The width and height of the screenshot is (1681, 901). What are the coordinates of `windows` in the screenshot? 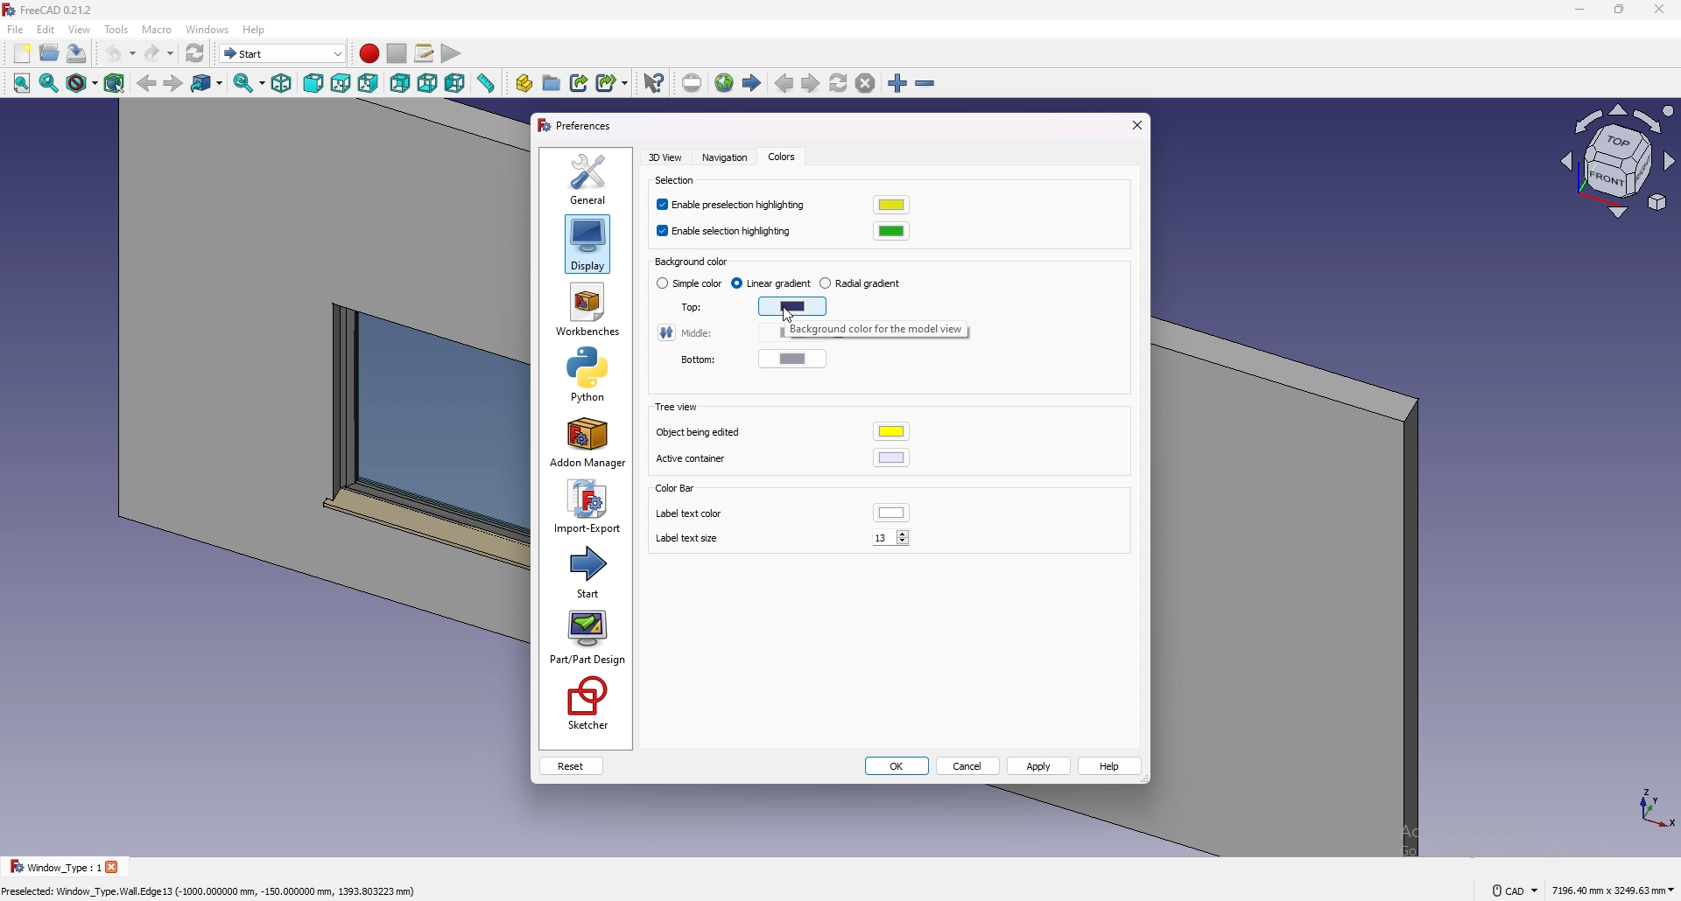 It's located at (208, 29).